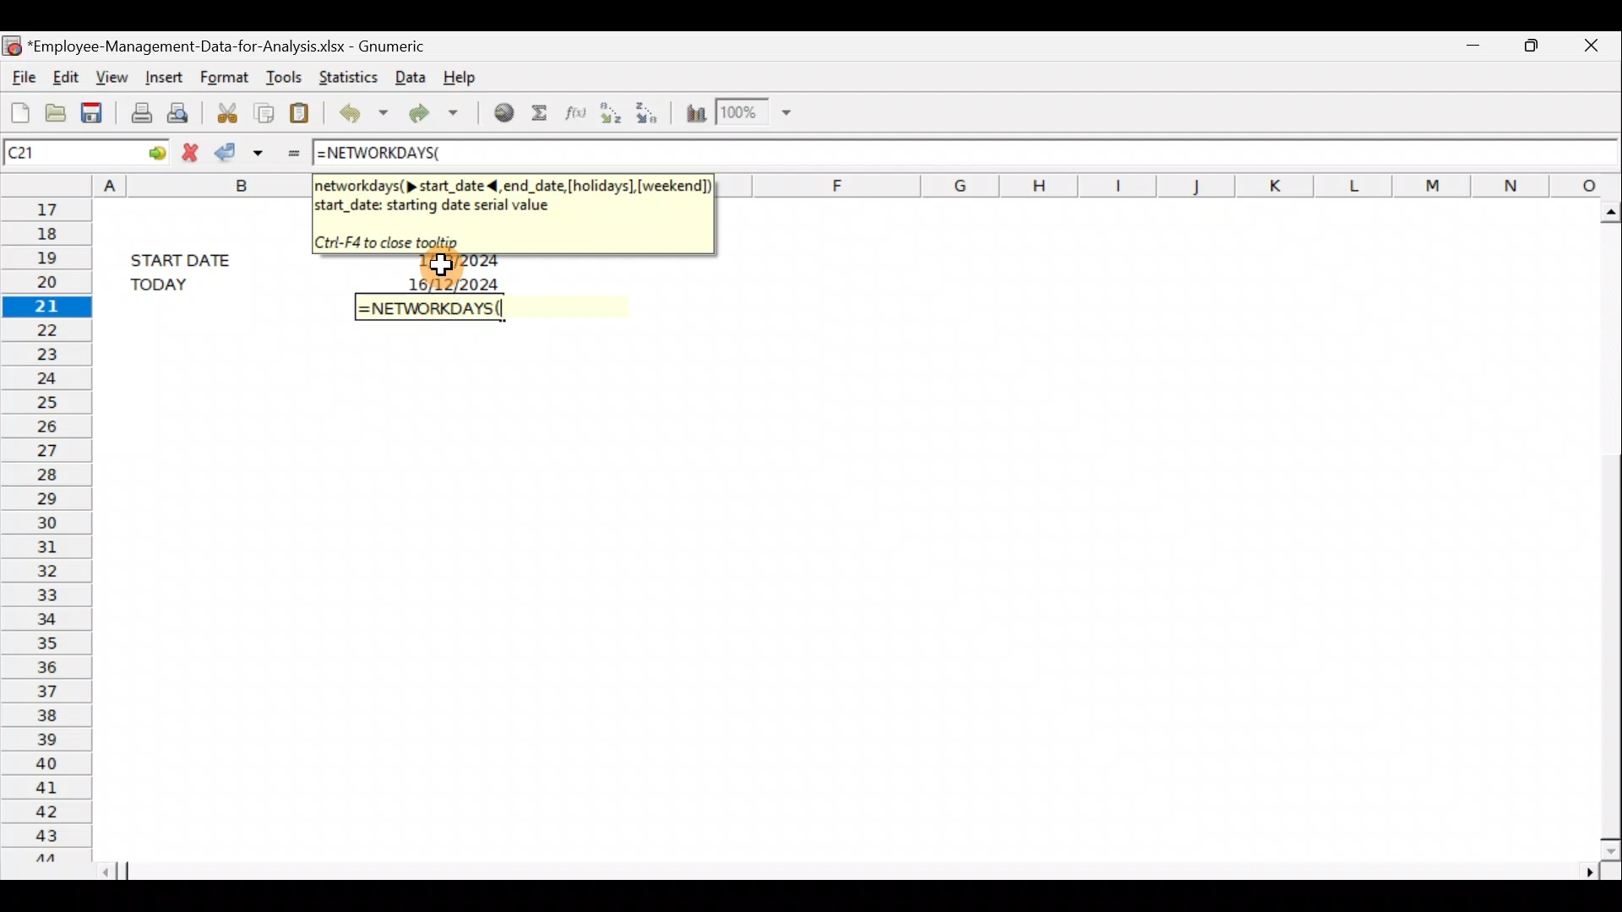 The image size is (1622, 912). Describe the element at coordinates (1531, 46) in the screenshot. I see `Maximize` at that location.